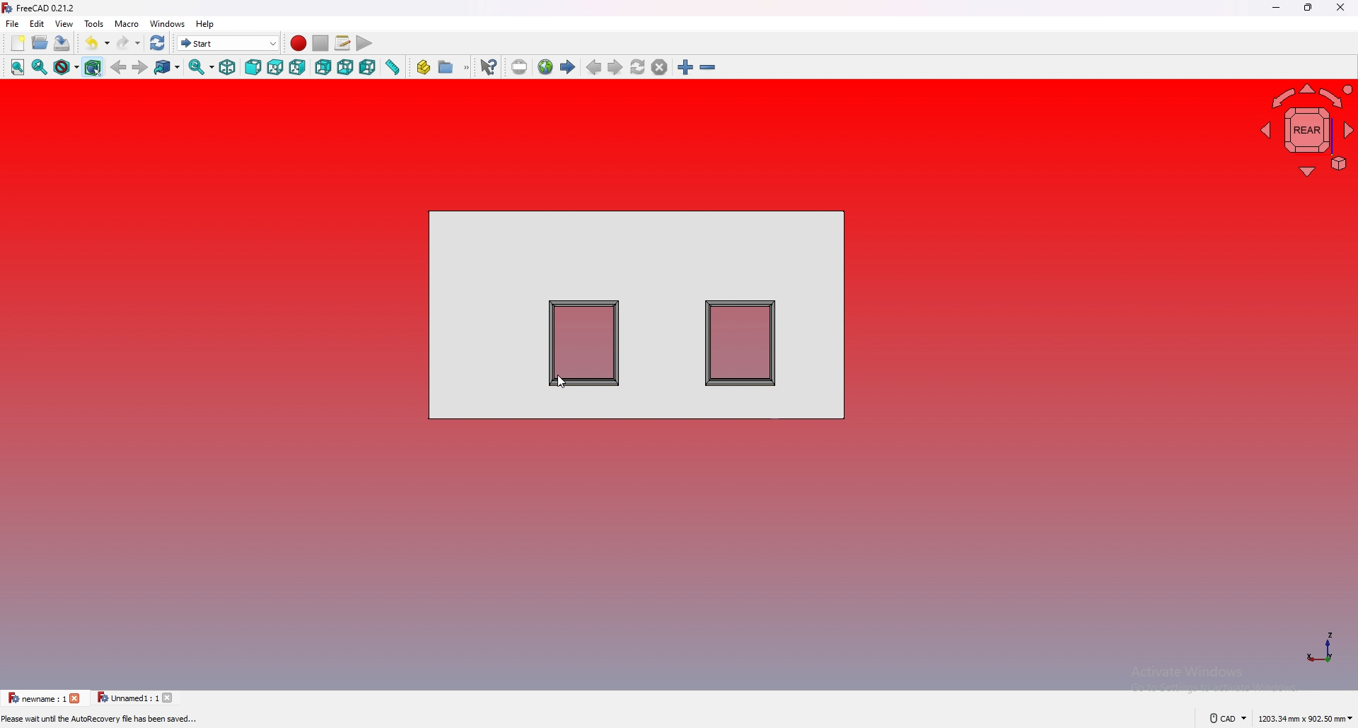  What do you see at coordinates (568, 67) in the screenshot?
I see `first page` at bounding box center [568, 67].